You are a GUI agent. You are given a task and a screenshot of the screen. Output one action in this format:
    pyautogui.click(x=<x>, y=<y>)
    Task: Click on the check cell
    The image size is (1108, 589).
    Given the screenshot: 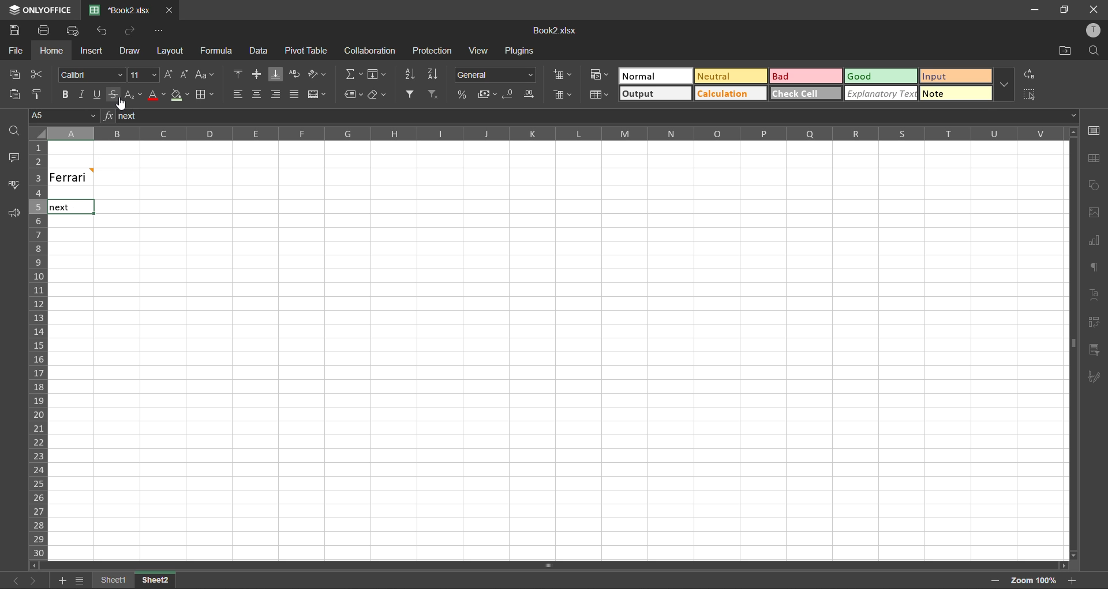 What is the action you would take?
    pyautogui.click(x=807, y=94)
    